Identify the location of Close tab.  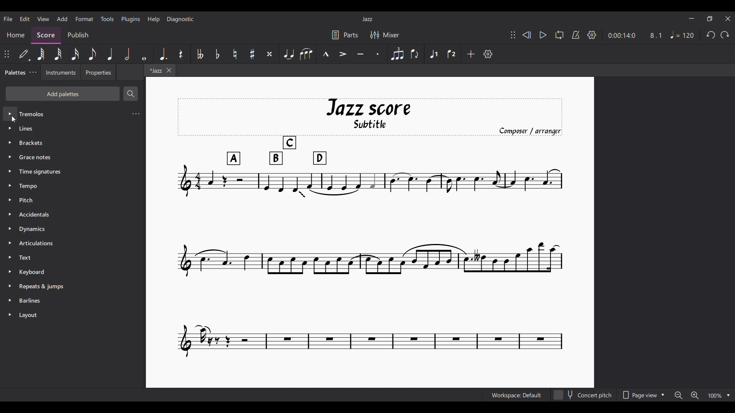
(169, 70).